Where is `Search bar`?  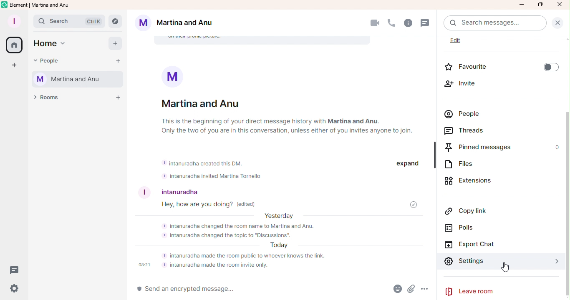
Search bar is located at coordinates (496, 23).